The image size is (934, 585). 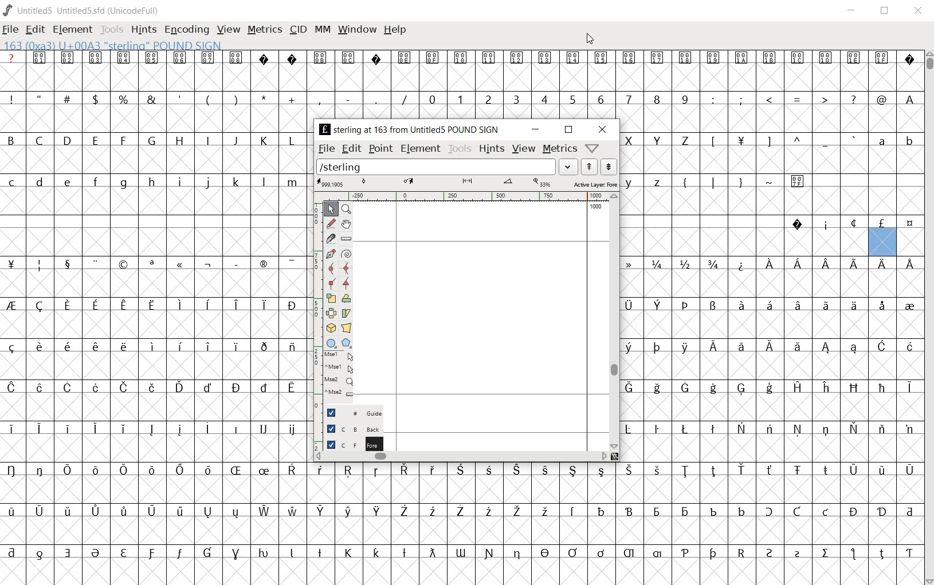 I want to click on =, so click(x=798, y=99).